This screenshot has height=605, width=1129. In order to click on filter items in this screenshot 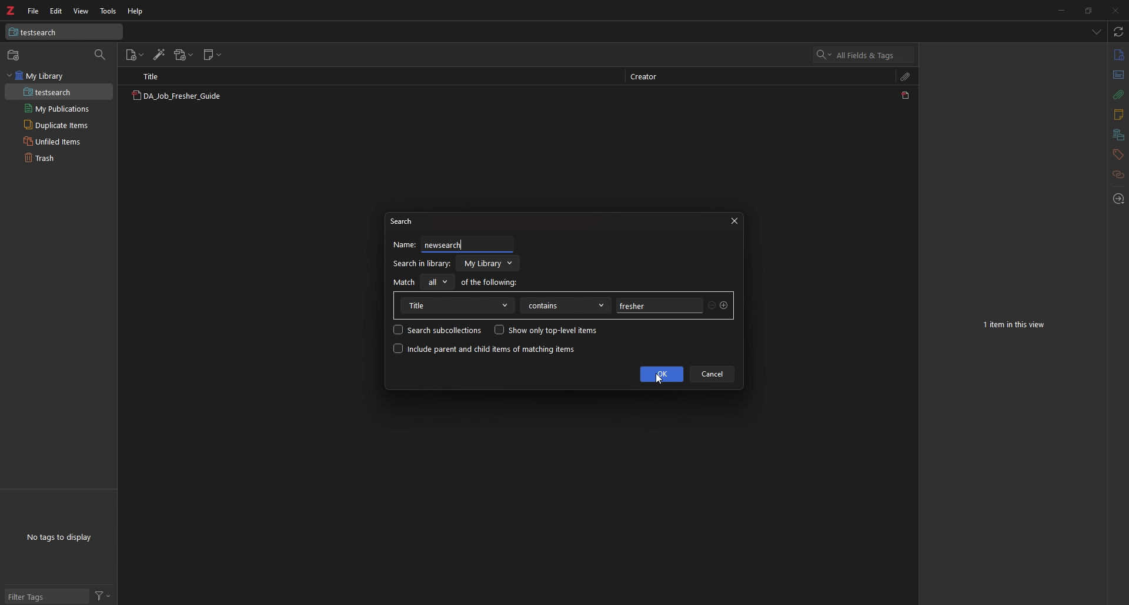, I will do `click(101, 55)`.